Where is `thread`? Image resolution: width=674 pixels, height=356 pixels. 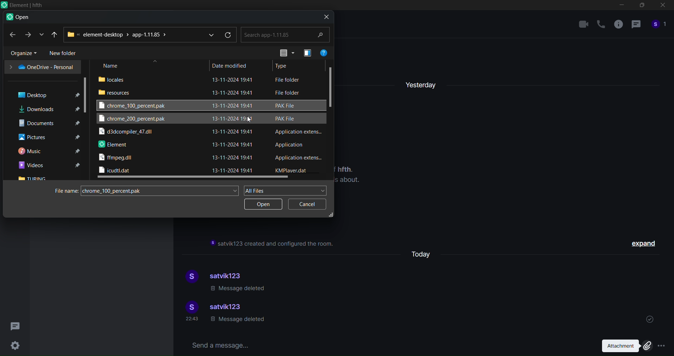 thread is located at coordinates (636, 26).